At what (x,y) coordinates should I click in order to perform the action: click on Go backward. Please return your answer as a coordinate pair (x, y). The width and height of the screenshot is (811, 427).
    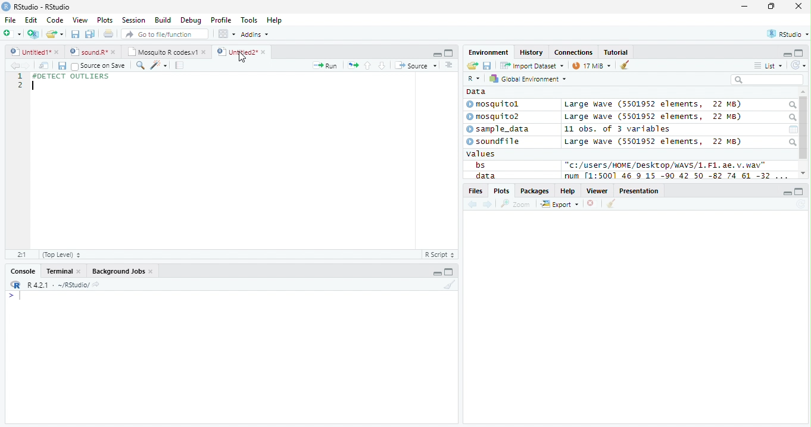
    Looking at the image, I should click on (14, 65).